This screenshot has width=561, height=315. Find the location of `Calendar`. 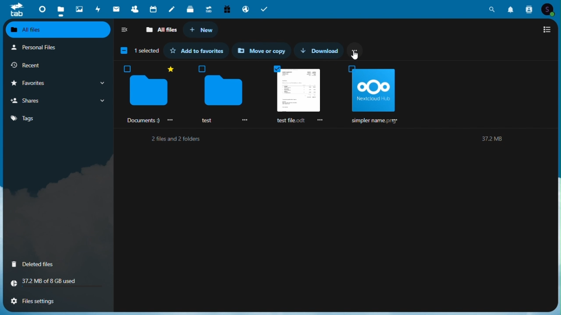

Calendar is located at coordinates (154, 9).